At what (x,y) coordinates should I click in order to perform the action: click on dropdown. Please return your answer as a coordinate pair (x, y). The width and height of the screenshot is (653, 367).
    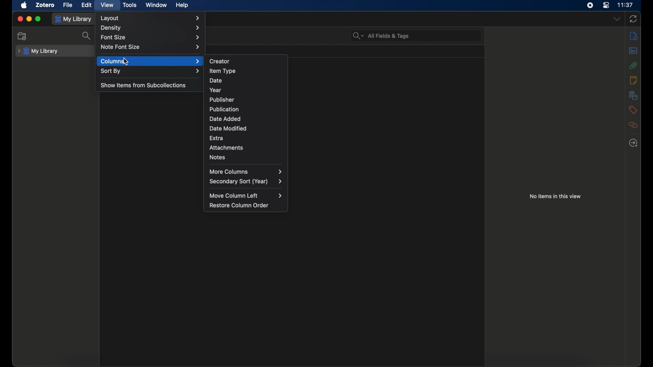
    Looking at the image, I should click on (616, 18).